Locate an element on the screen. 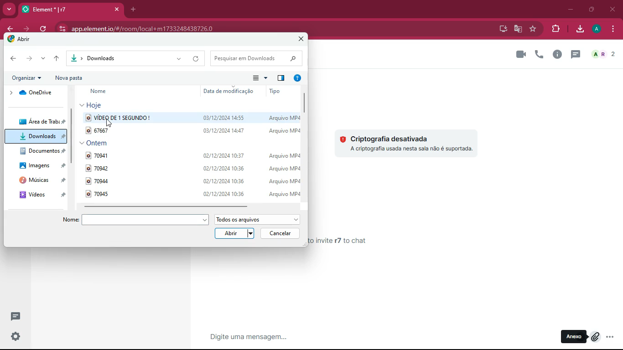  horizontal scroll bar is located at coordinates (167, 206).